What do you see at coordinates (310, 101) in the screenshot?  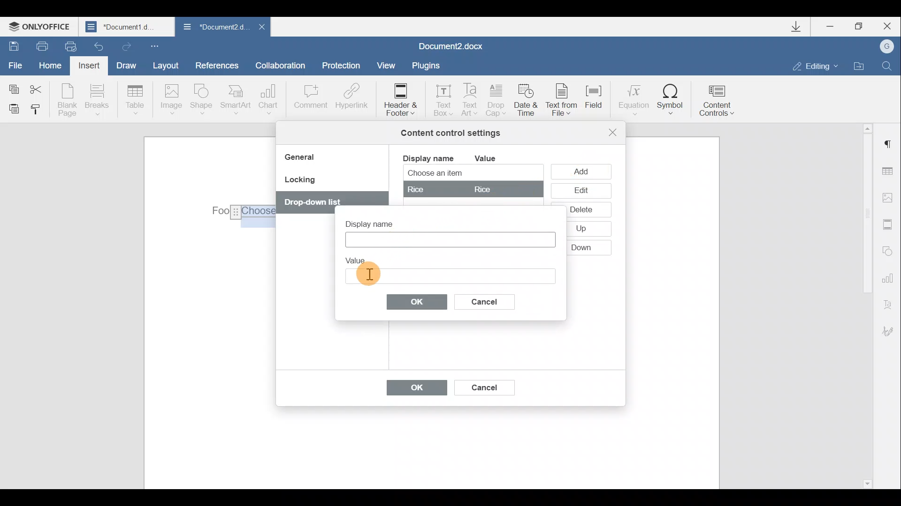 I see `Comment` at bounding box center [310, 101].